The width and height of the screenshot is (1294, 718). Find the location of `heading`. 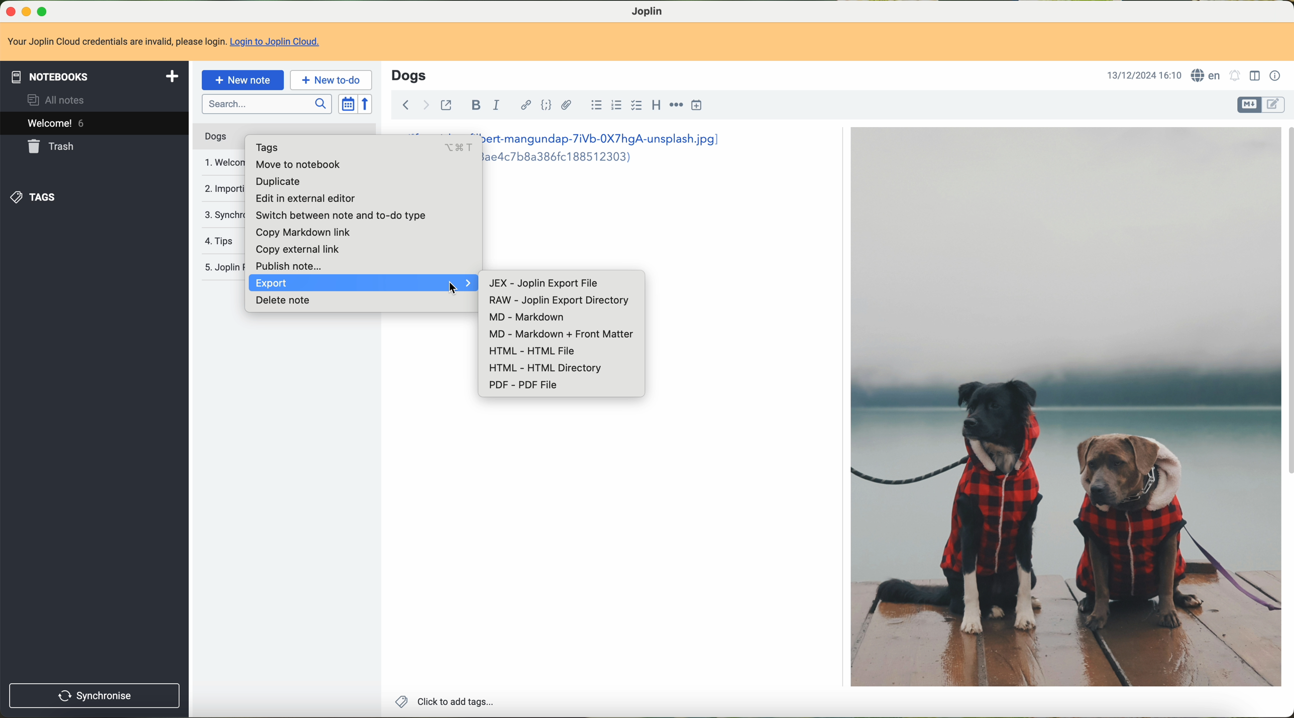

heading is located at coordinates (657, 106).